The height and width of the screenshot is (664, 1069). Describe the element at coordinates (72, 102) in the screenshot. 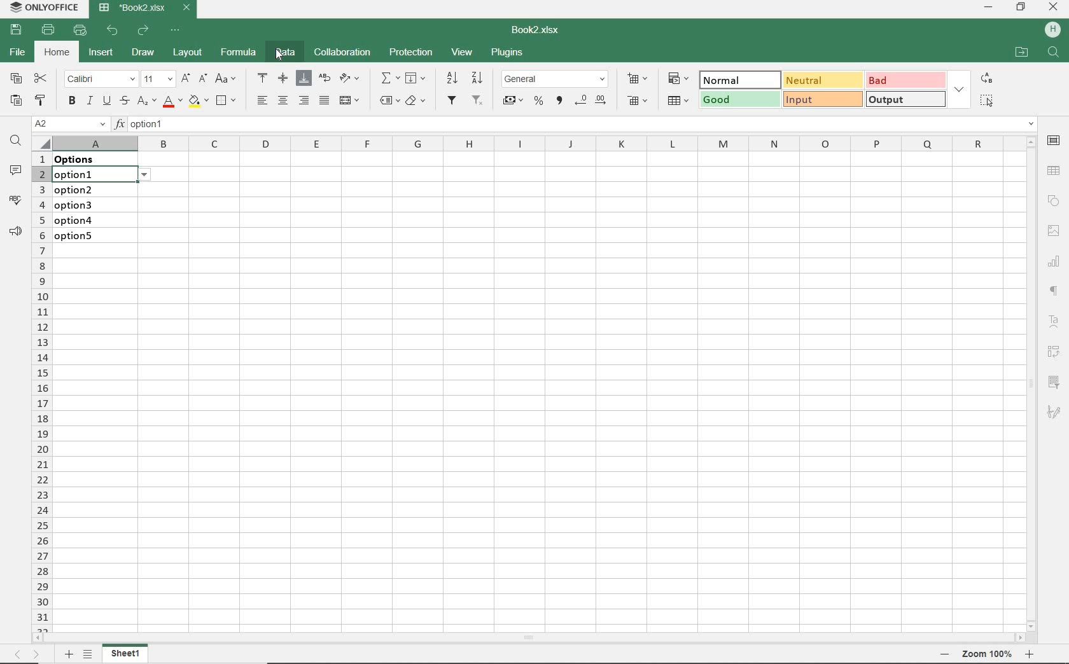

I see `BOLD` at that location.